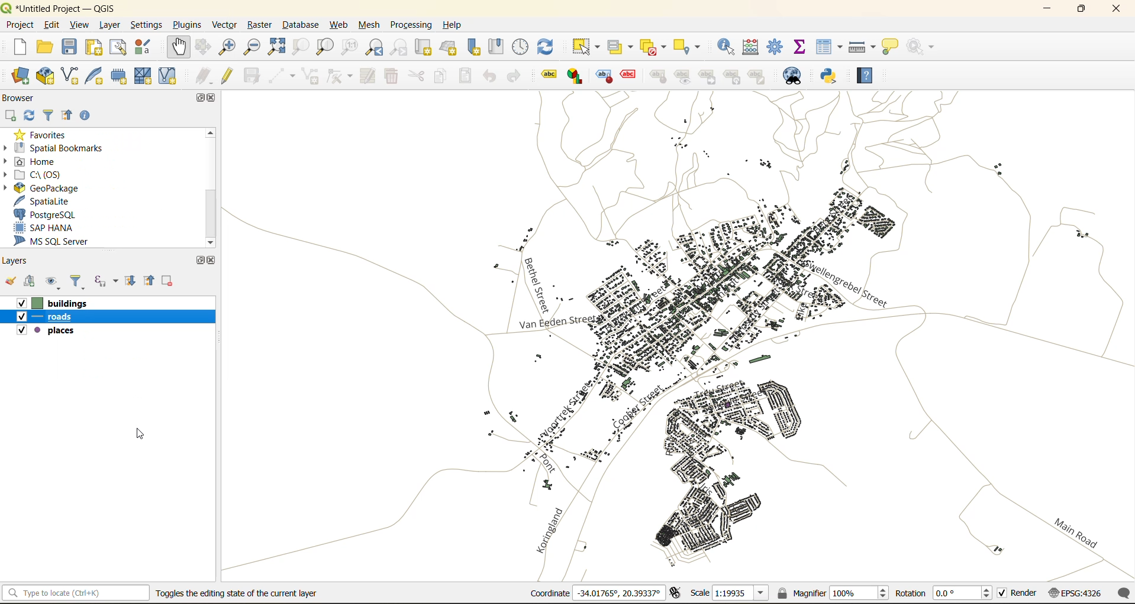 Image resolution: width=1135 pixels, height=604 pixels. I want to click on redo, so click(513, 78).